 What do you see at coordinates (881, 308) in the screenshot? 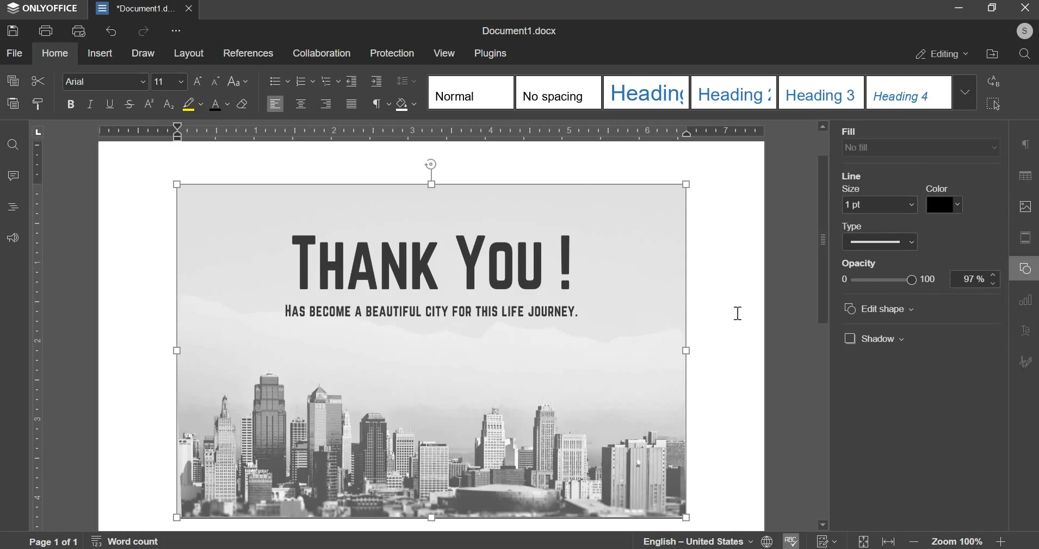
I see `Edit shape` at bounding box center [881, 308].